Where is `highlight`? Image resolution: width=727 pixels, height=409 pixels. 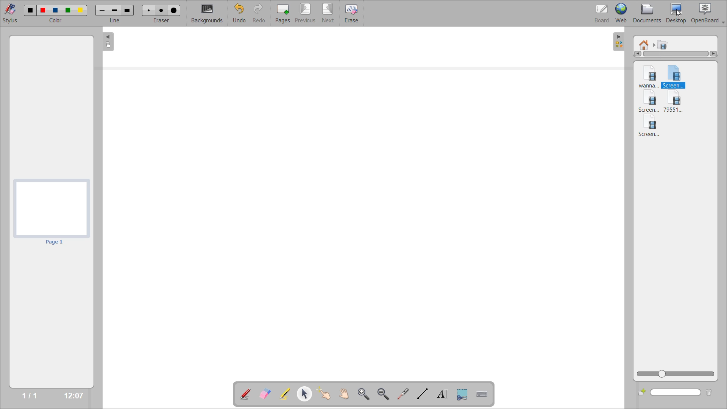 highlight is located at coordinates (284, 393).